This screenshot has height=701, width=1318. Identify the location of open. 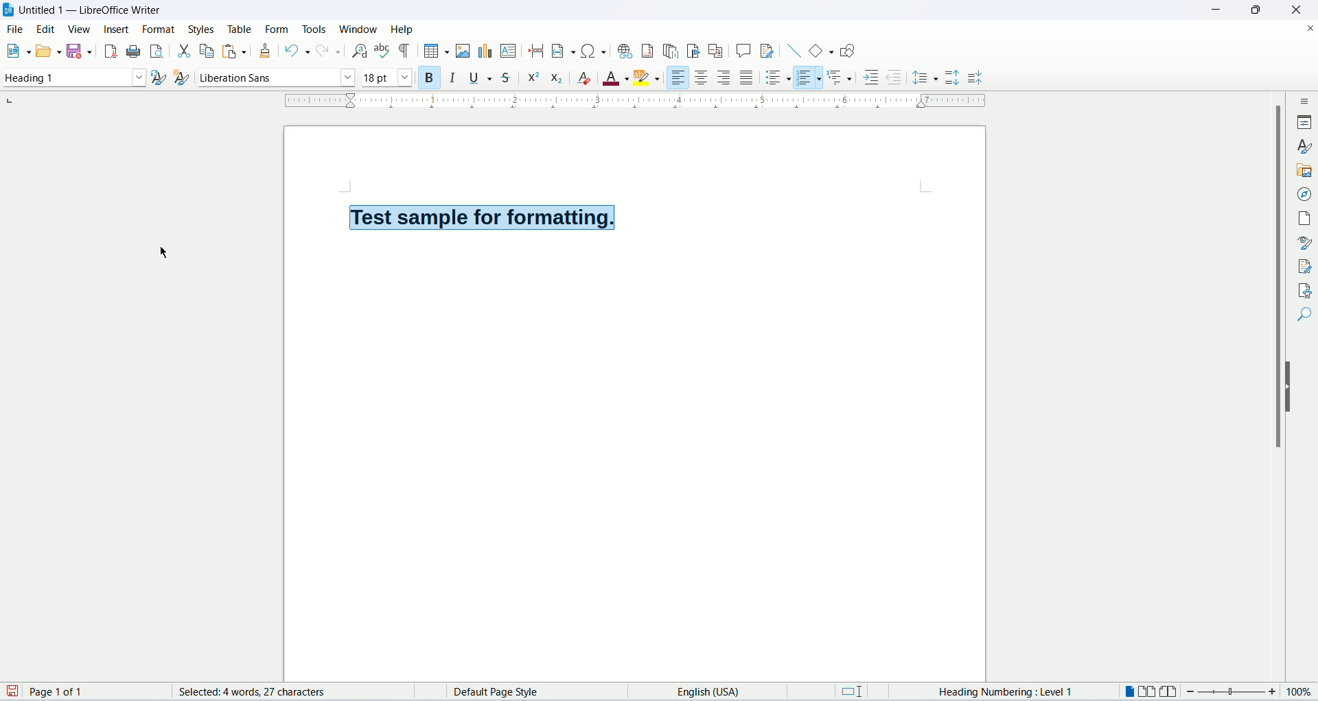
(47, 51).